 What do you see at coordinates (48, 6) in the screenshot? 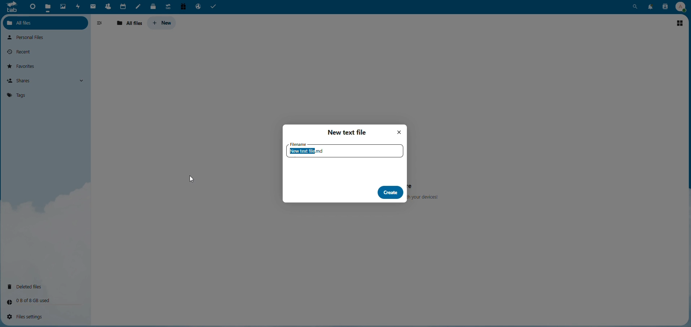
I see `file` at bounding box center [48, 6].